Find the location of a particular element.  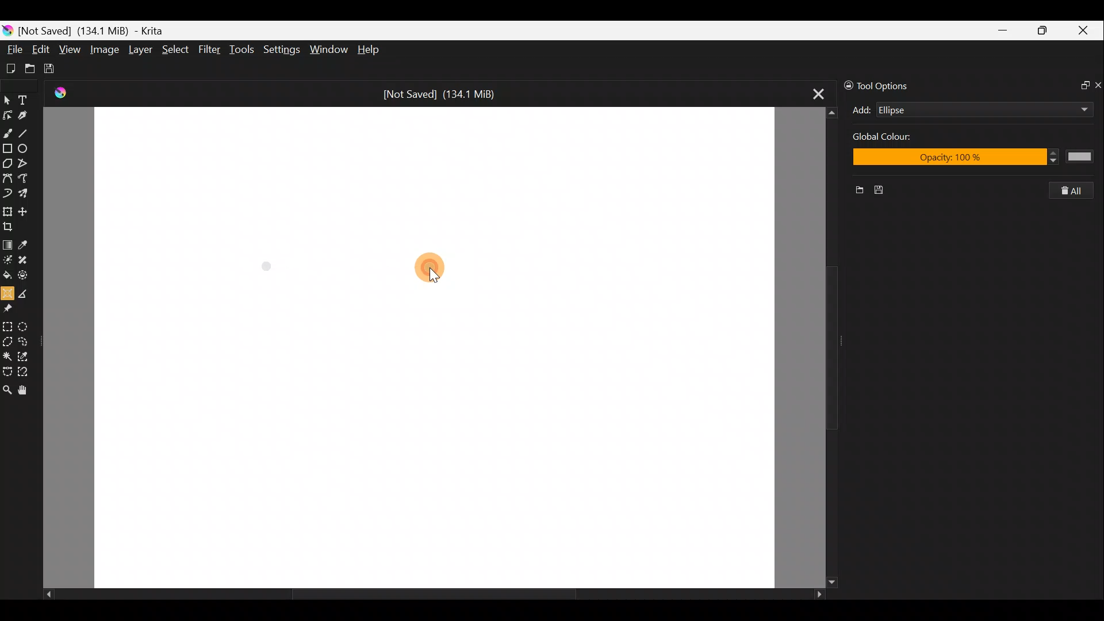

Colorize mask tool is located at coordinates (7, 260).